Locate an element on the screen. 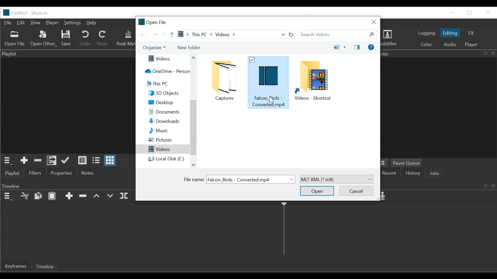  File is located at coordinates (8, 23).